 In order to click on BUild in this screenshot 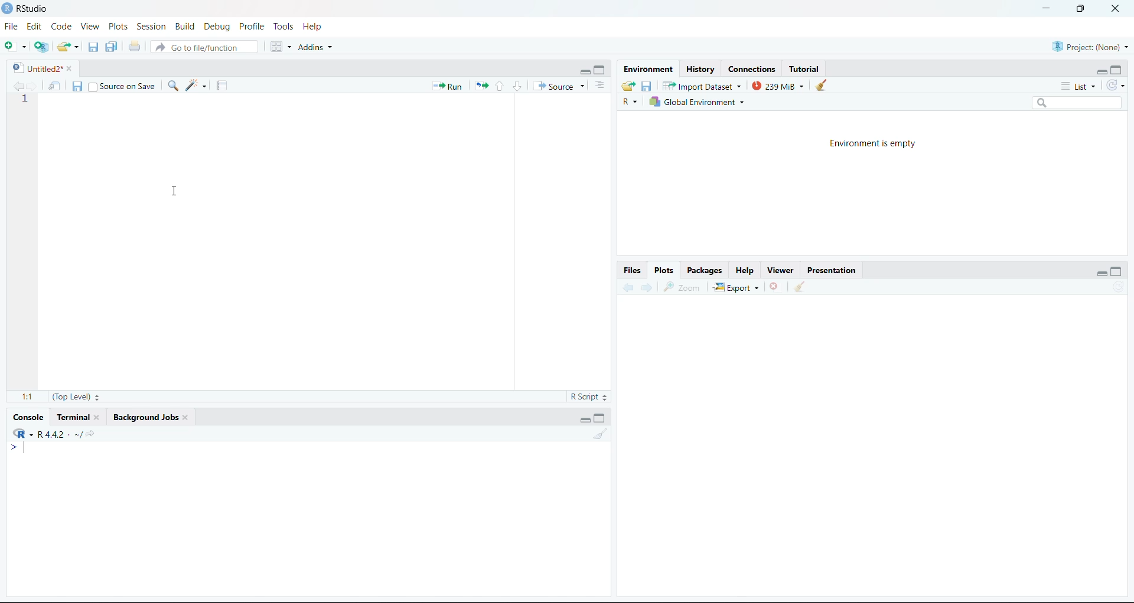, I will do `click(187, 25)`.